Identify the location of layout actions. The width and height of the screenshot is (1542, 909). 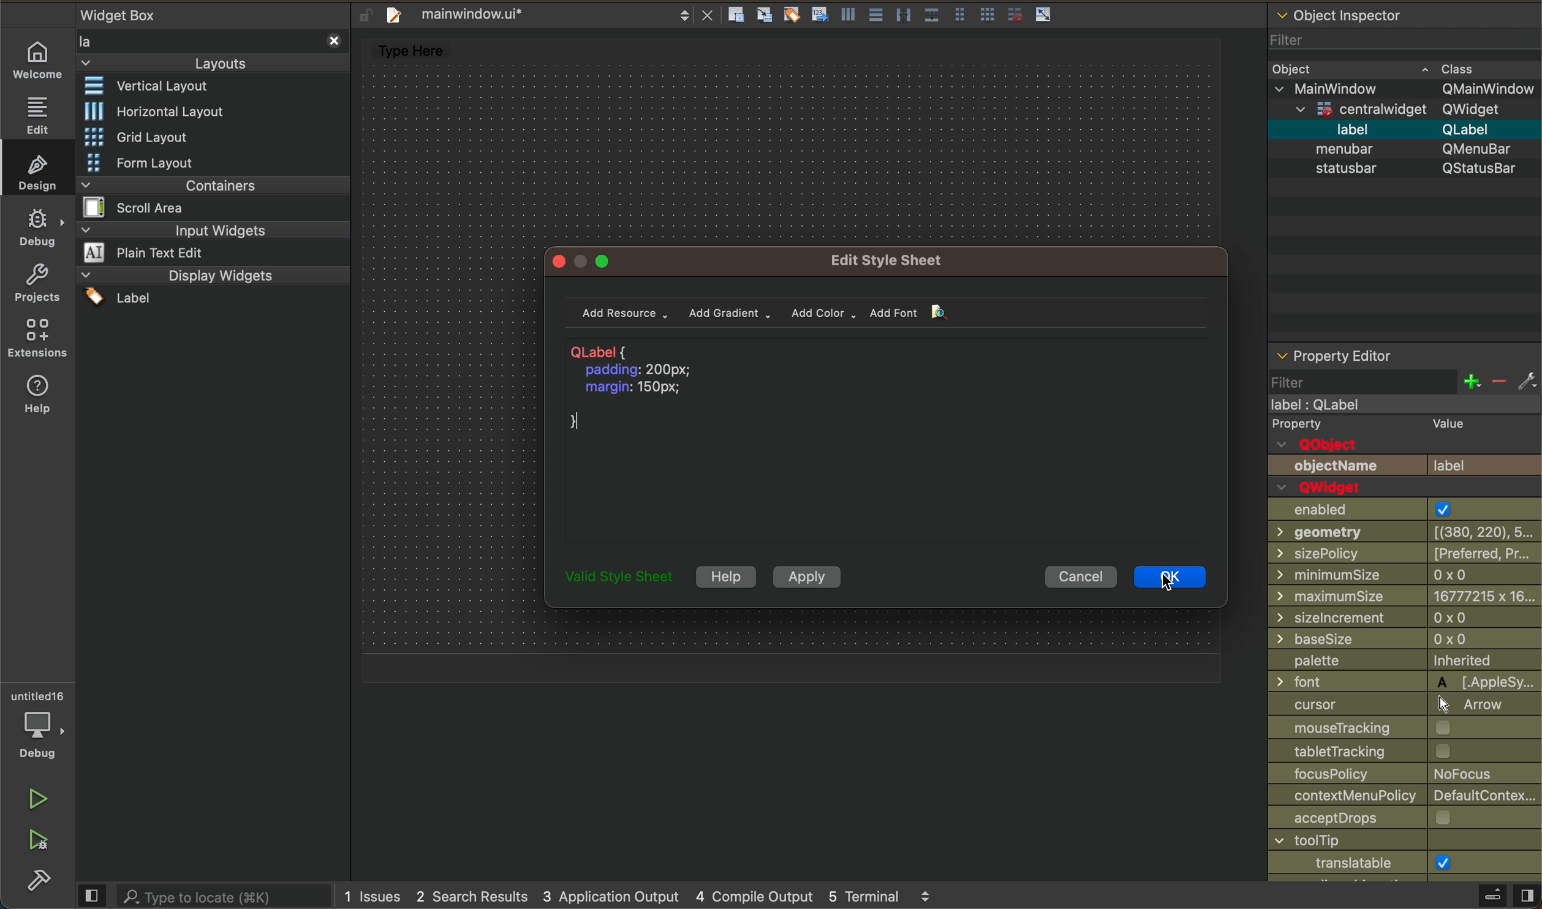
(900, 13).